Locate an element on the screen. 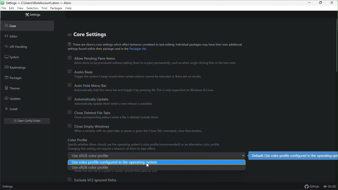 Image resolution: width=338 pixels, height=190 pixels. Packages is located at coordinates (56, 9).